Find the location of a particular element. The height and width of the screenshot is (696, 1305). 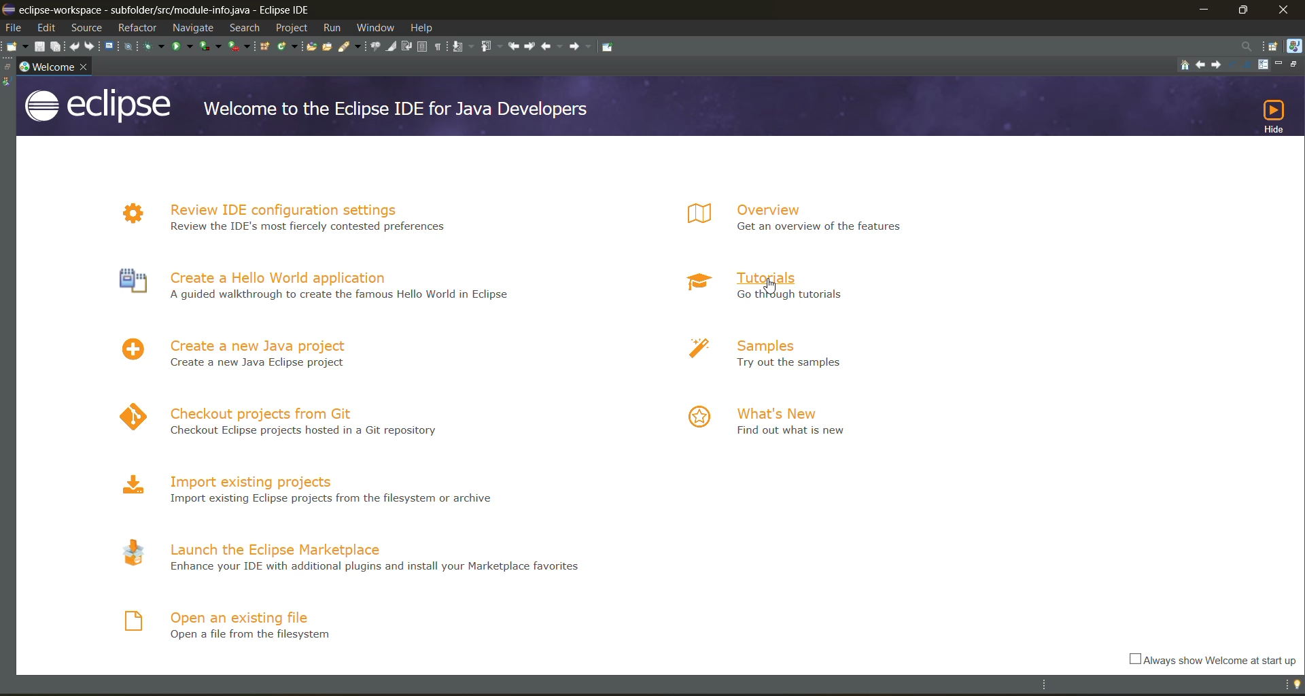

minimize is located at coordinates (1204, 9).